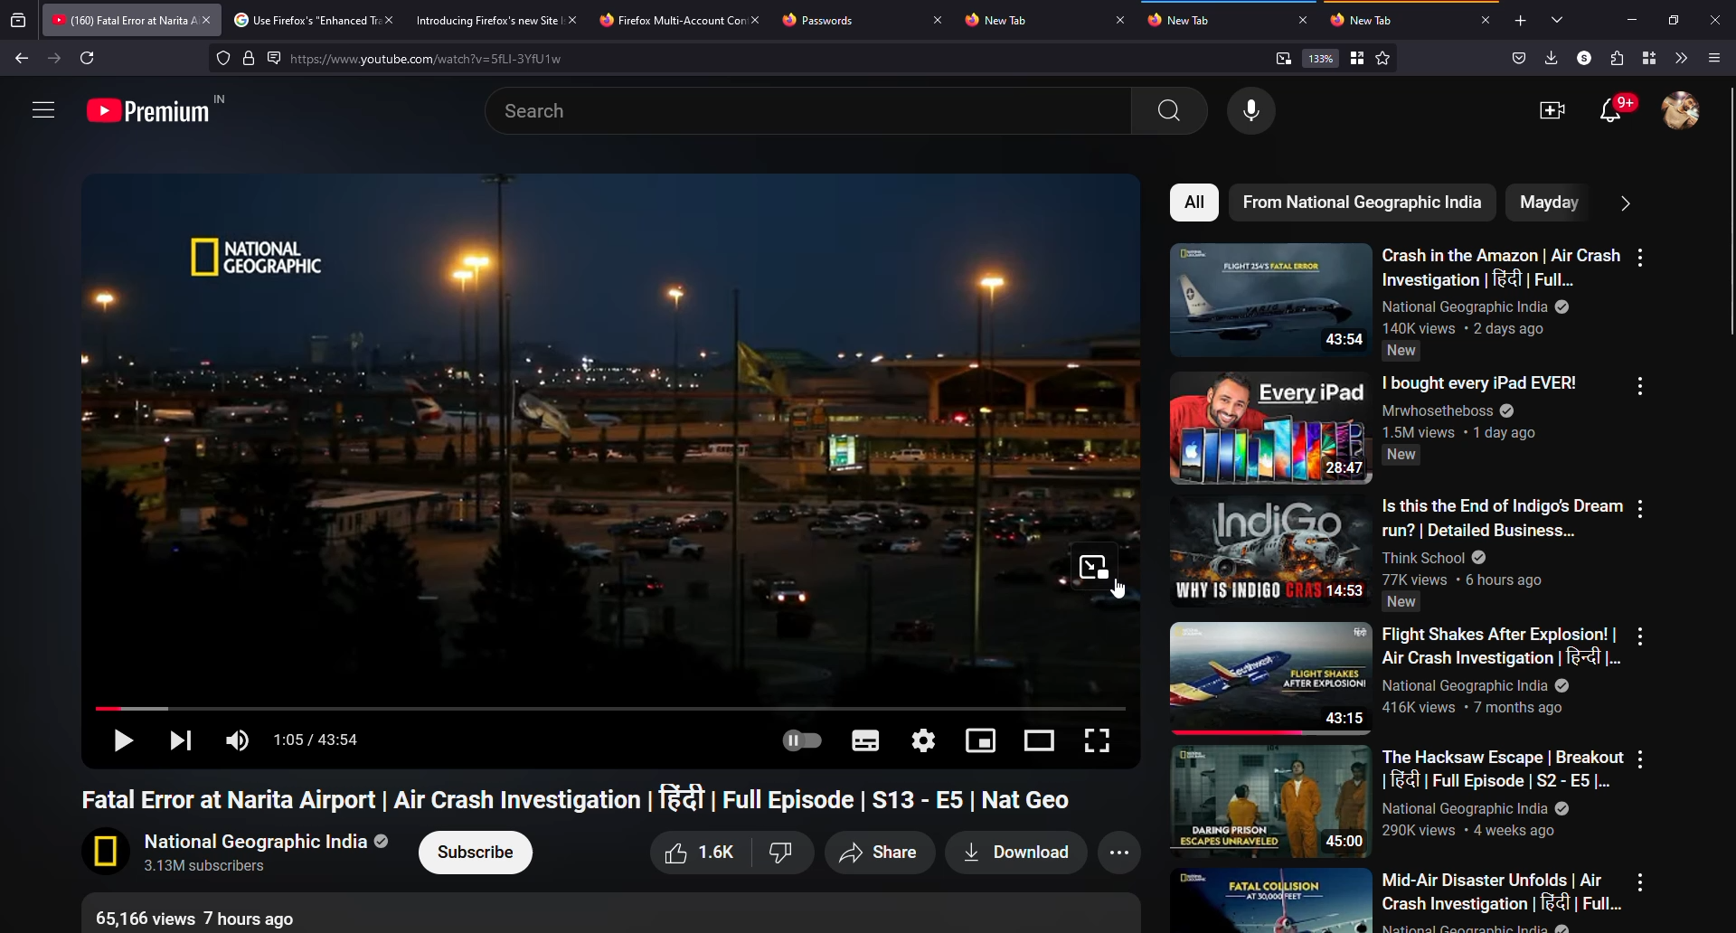  I want to click on back, so click(22, 60).